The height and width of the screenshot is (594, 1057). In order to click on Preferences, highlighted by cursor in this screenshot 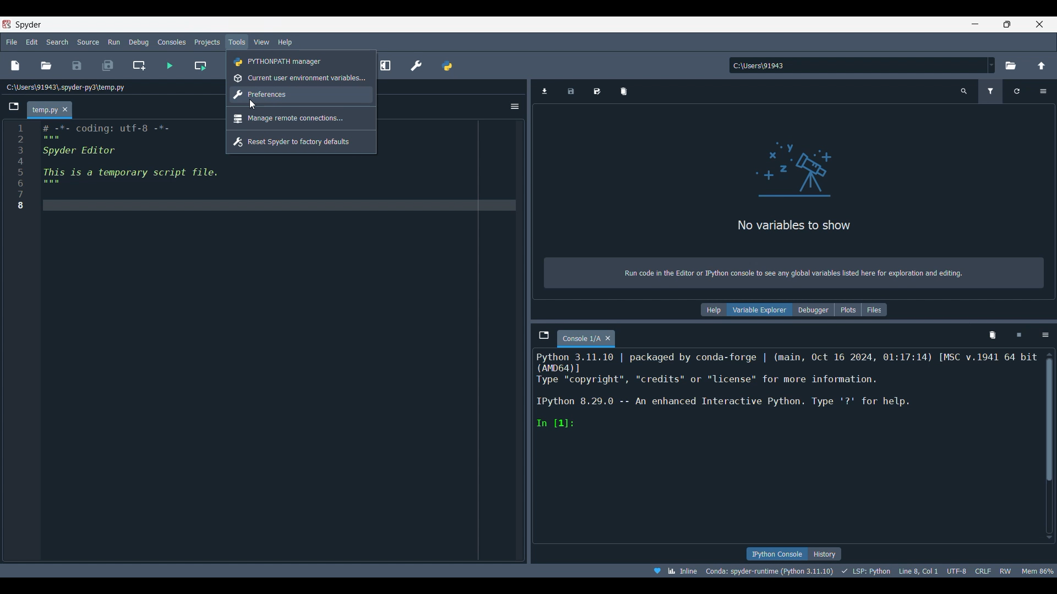, I will do `click(302, 95)`.